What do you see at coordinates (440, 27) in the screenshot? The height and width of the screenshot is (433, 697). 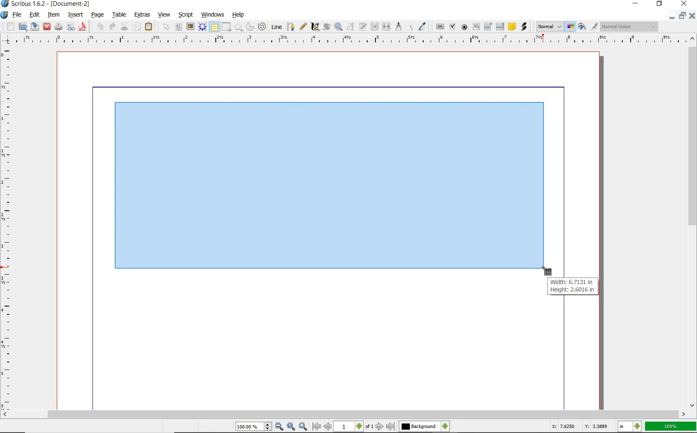 I see `pdf push button` at bounding box center [440, 27].